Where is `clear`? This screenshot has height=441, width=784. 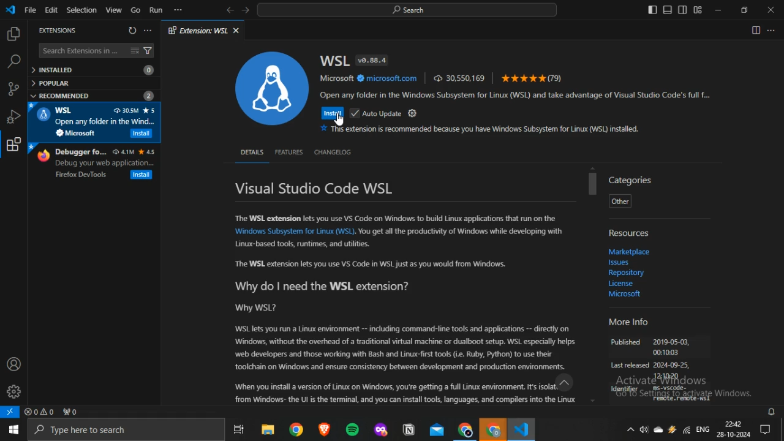
clear is located at coordinates (134, 50).